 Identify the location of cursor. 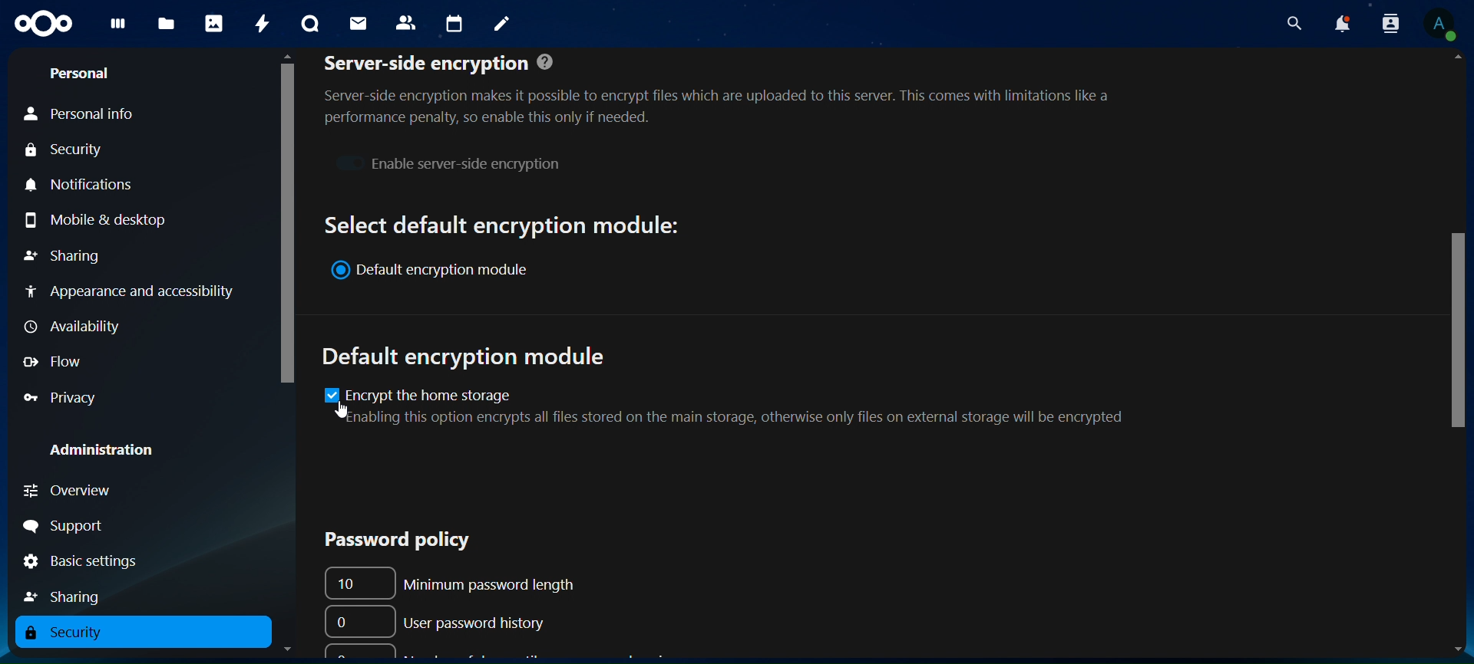
(342, 411).